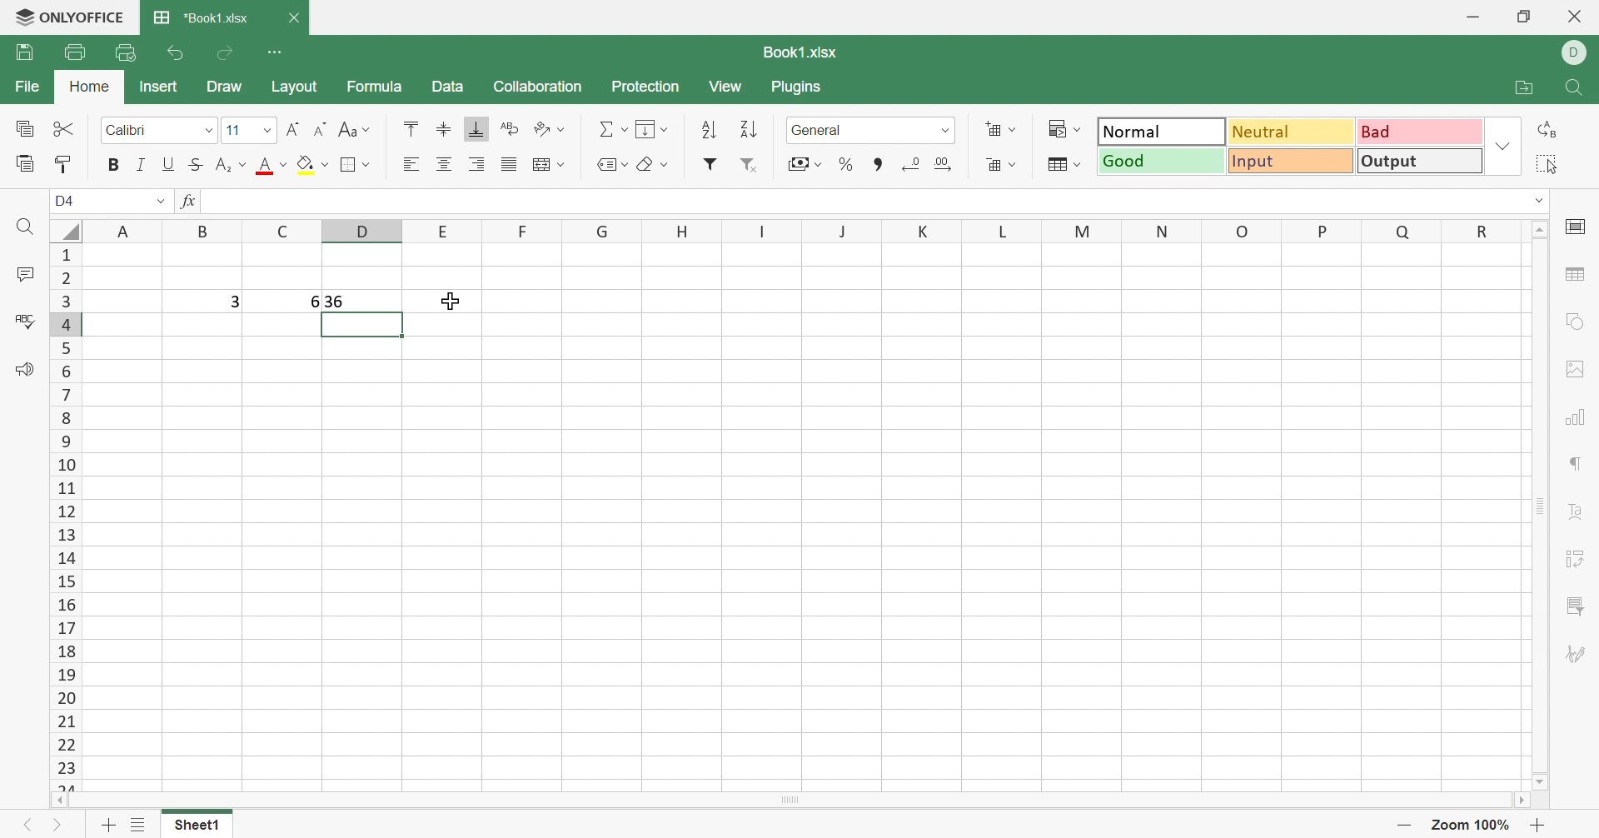 This screenshot has width=1599, height=838. What do you see at coordinates (1578, 88) in the screenshot?
I see `Find` at bounding box center [1578, 88].